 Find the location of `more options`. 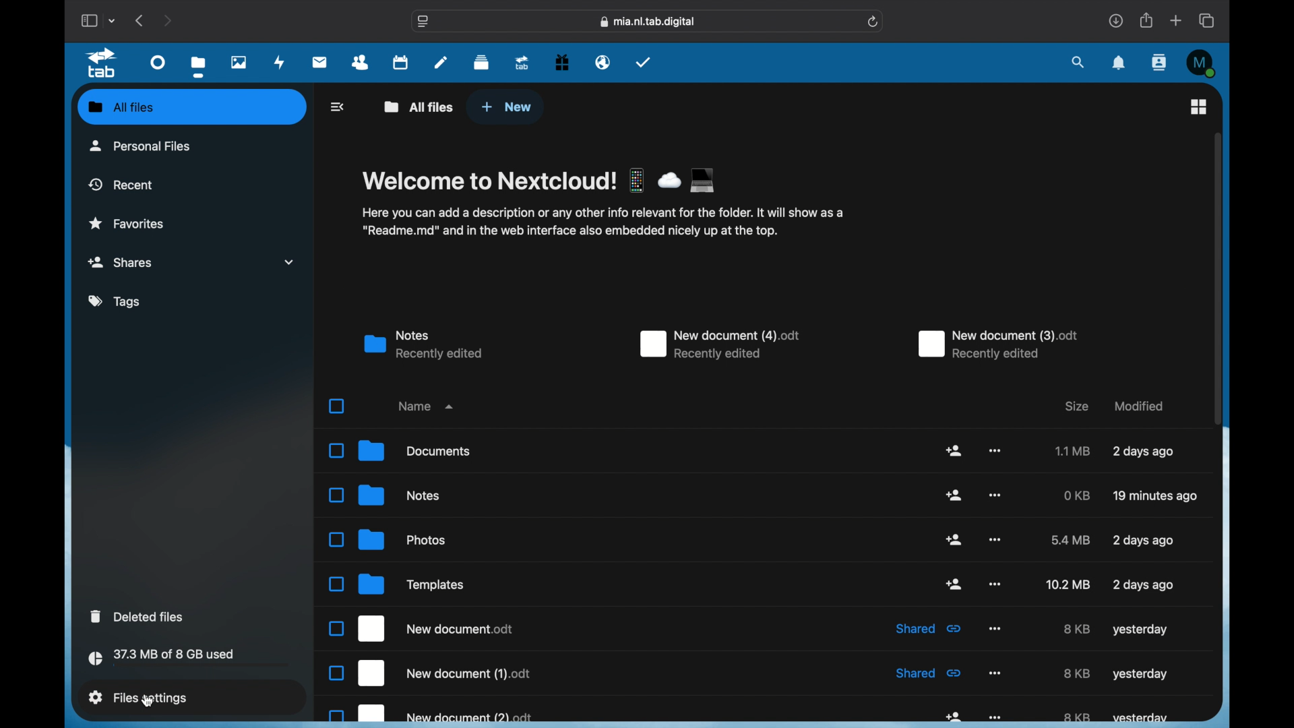

more options is located at coordinates (996, 495).